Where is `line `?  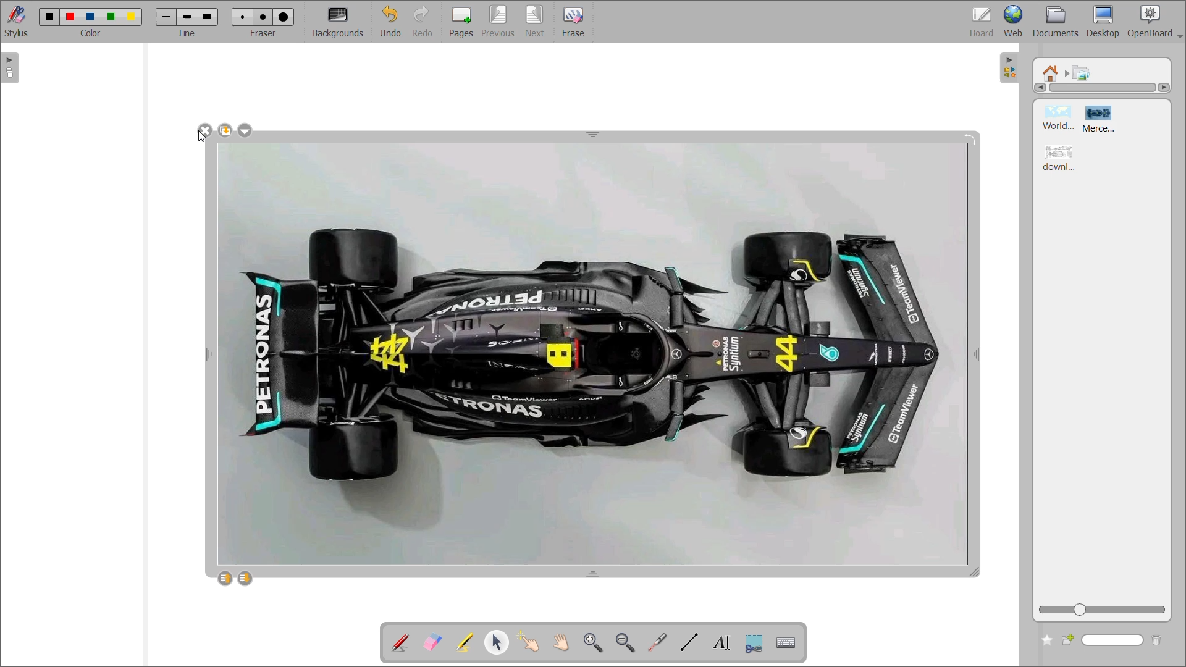 line  is located at coordinates (188, 38).